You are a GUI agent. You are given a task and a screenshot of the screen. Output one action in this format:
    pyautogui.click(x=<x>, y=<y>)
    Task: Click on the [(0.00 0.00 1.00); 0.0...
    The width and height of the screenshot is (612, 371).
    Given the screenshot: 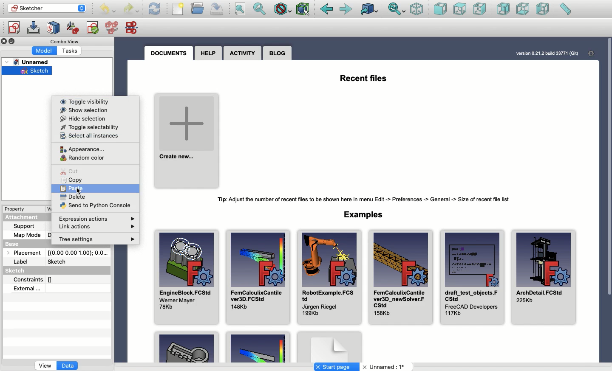 What is the action you would take?
    pyautogui.click(x=78, y=253)
    